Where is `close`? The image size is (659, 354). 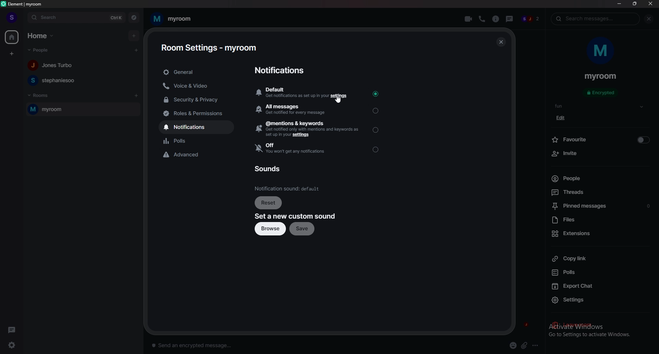 close is located at coordinates (650, 3).